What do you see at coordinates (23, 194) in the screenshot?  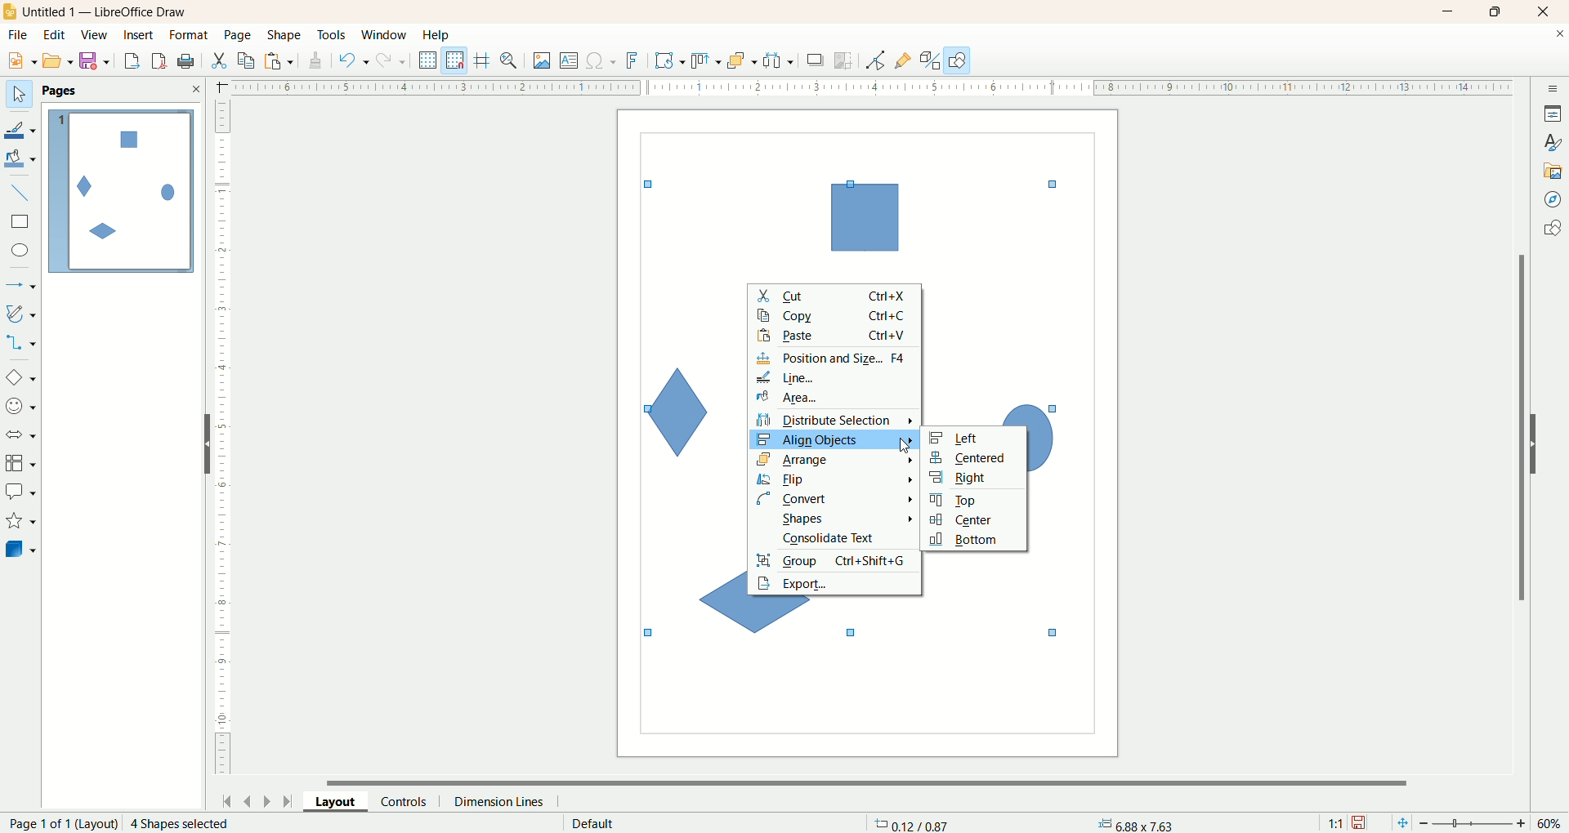 I see `insert line` at bounding box center [23, 194].